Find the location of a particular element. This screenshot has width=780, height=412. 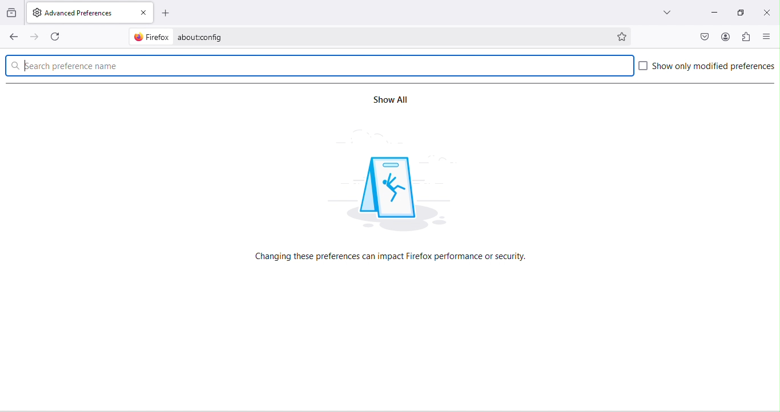

bookmark is located at coordinates (624, 35).